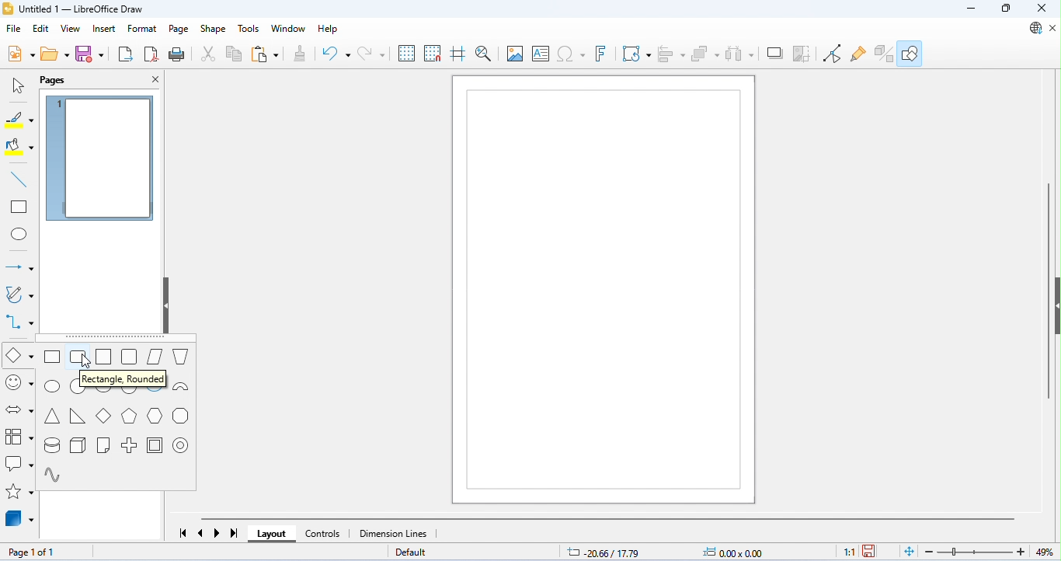 This screenshot has height=561, width=1061. What do you see at coordinates (129, 416) in the screenshot?
I see `pentagon` at bounding box center [129, 416].